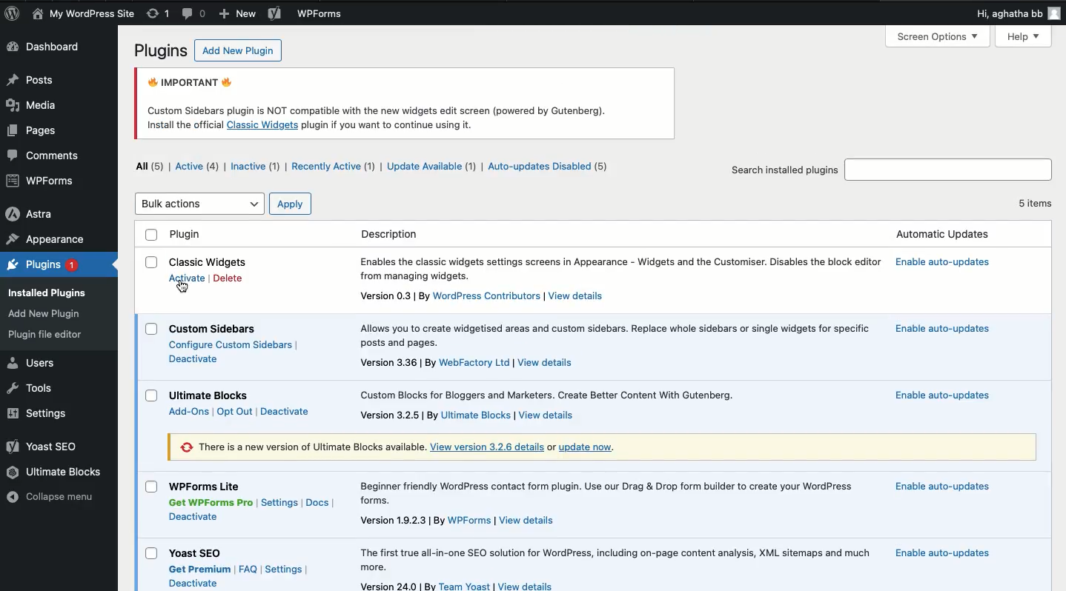 Image resolution: width=1066 pixels, height=591 pixels. I want to click on view details, so click(577, 295).